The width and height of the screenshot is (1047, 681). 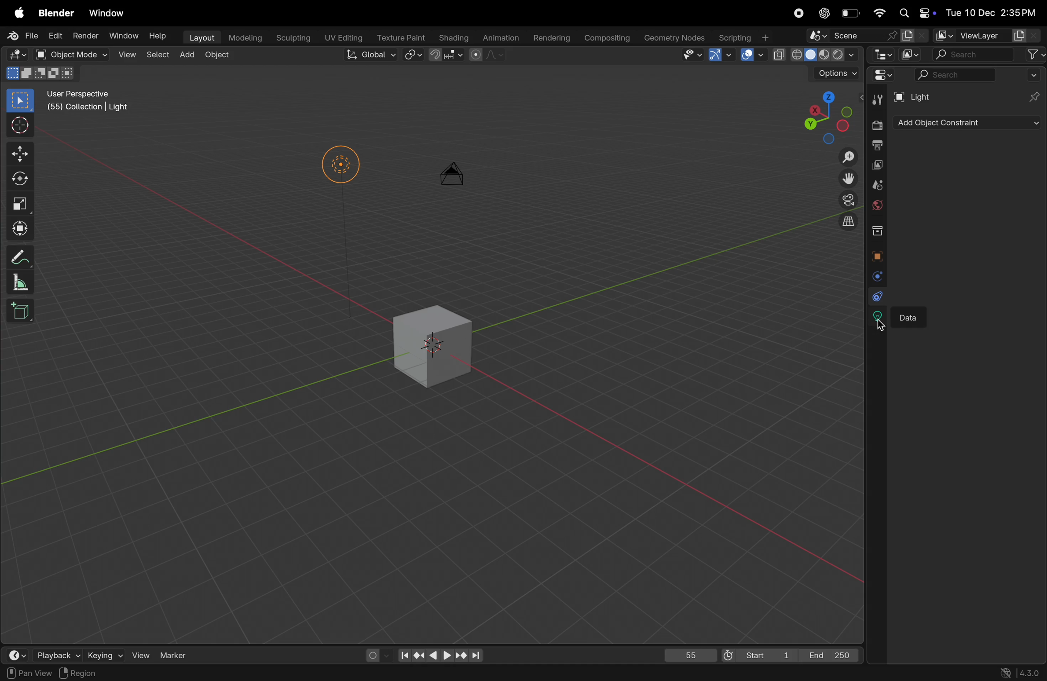 What do you see at coordinates (880, 231) in the screenshot?
I see `collection` at bounding box center [880, 231].